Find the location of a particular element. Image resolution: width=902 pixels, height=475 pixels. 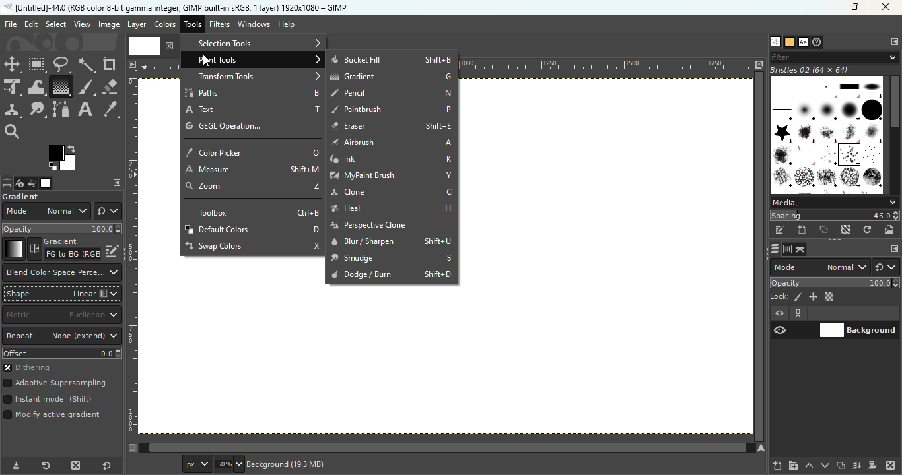

Clone is located at coordinates (390, 193).